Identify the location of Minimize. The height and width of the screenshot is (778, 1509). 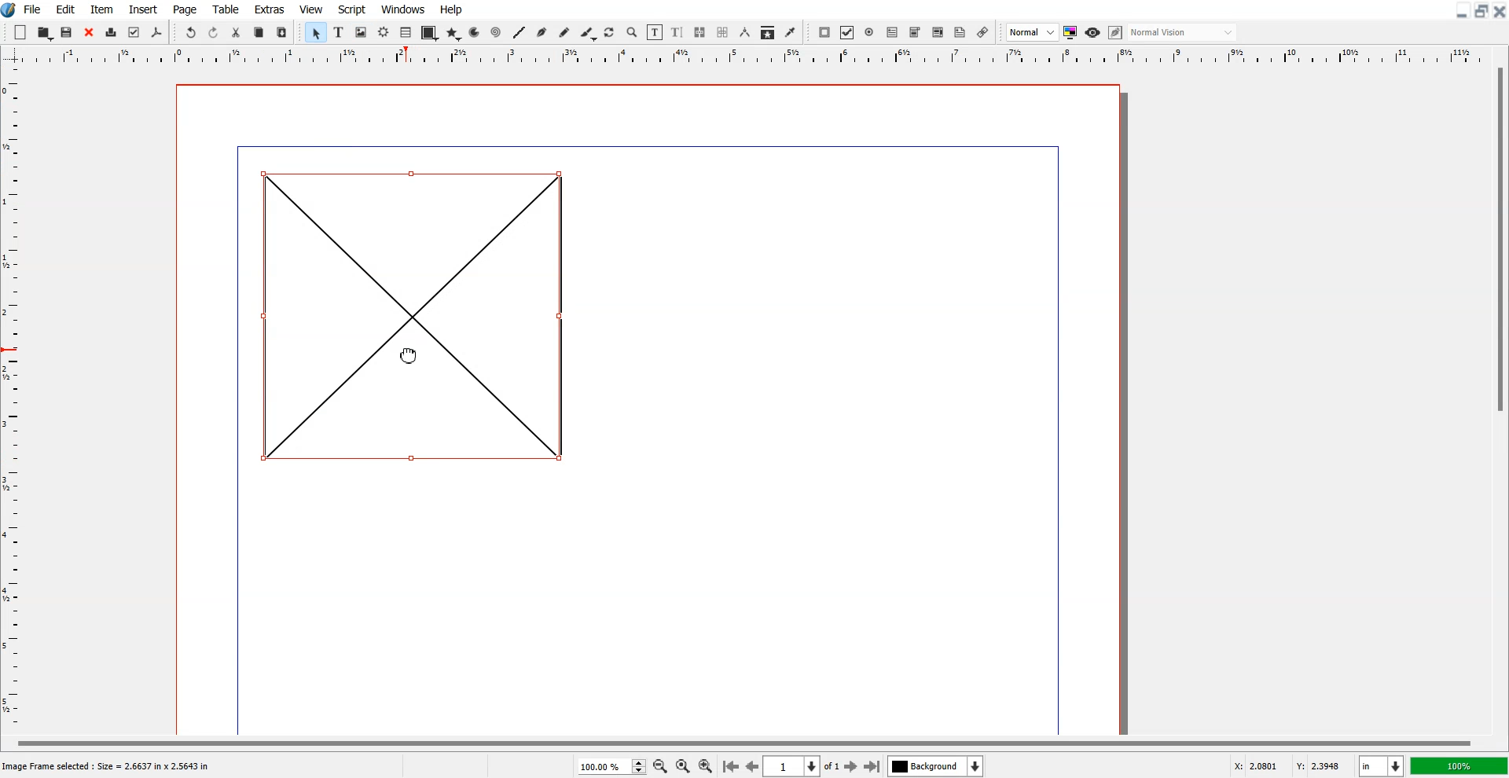
(1460, 11).